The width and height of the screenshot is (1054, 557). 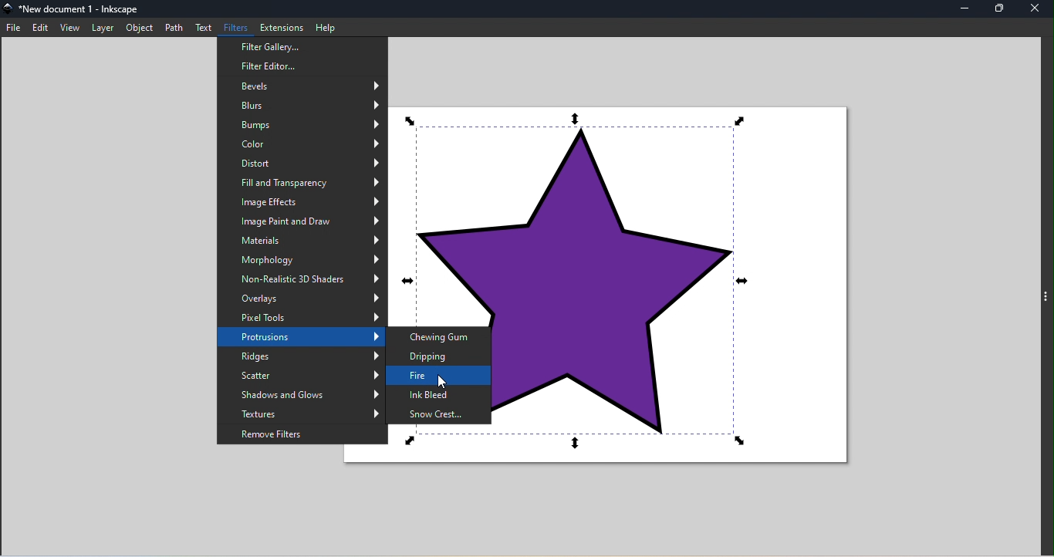 I want to click on Color, so click(x=303, y=144).